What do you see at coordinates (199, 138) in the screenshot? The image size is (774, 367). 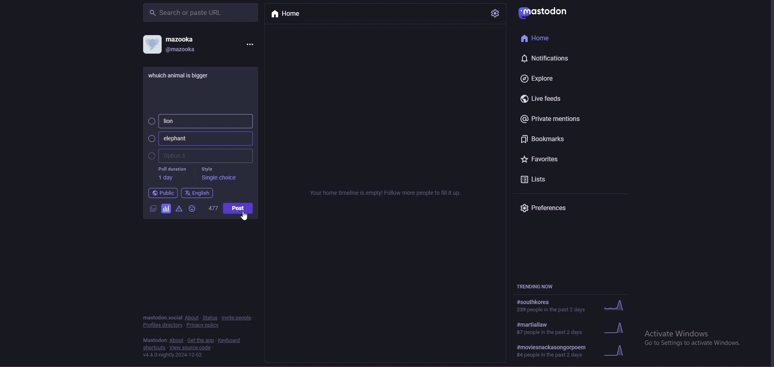 I see `option 2` at bounding box center [199, 138].